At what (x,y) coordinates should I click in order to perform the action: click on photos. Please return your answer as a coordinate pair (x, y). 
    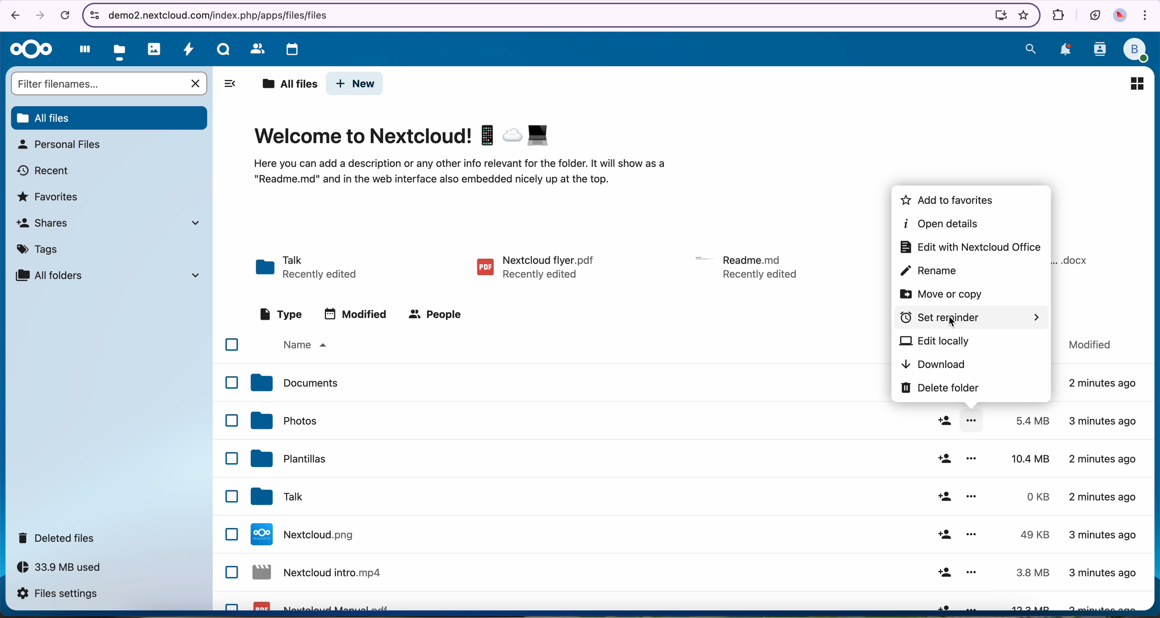
    Looking at the image, I should click on (285, 421).